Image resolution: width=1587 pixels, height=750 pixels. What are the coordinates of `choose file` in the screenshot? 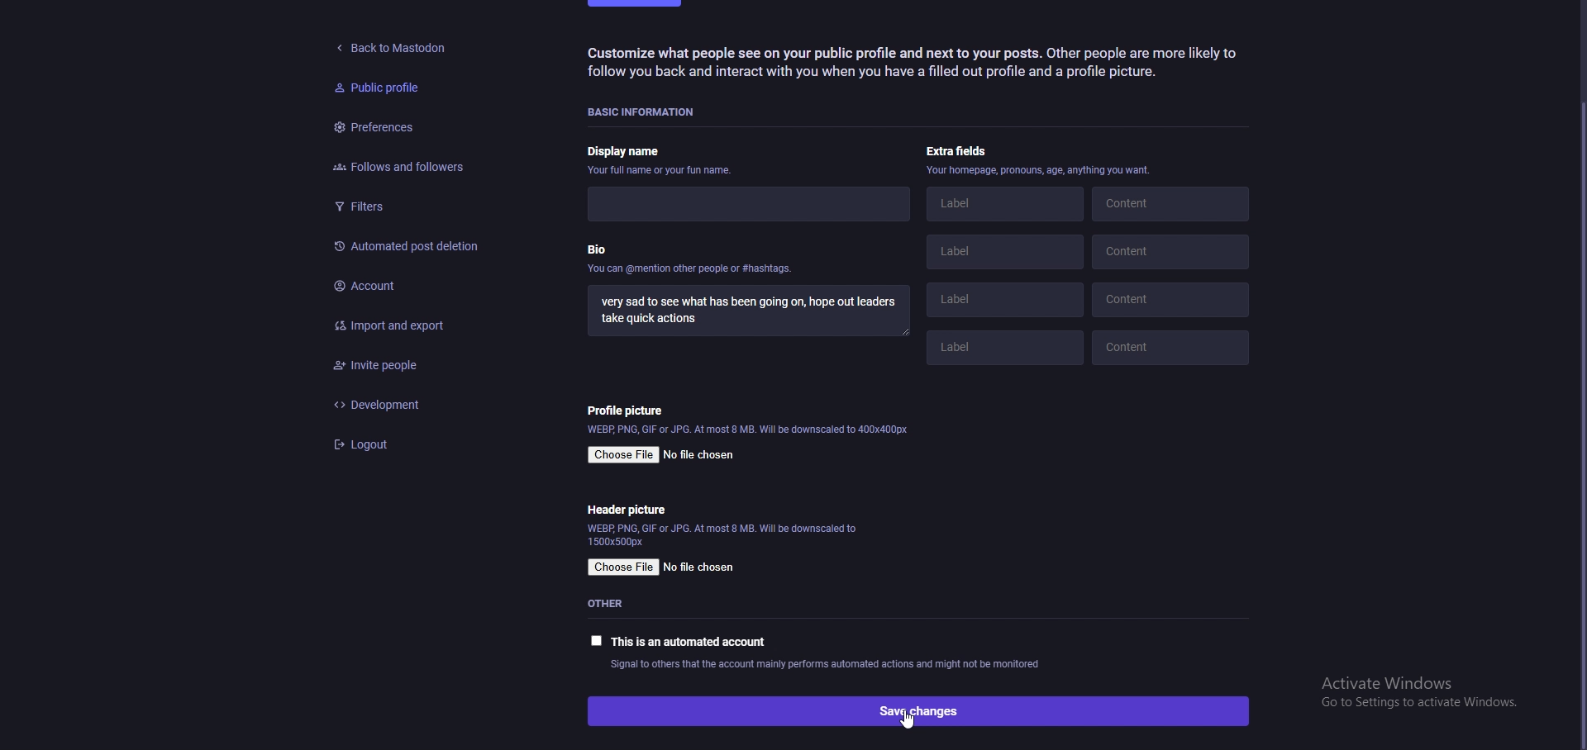 It's located at (623, 568).